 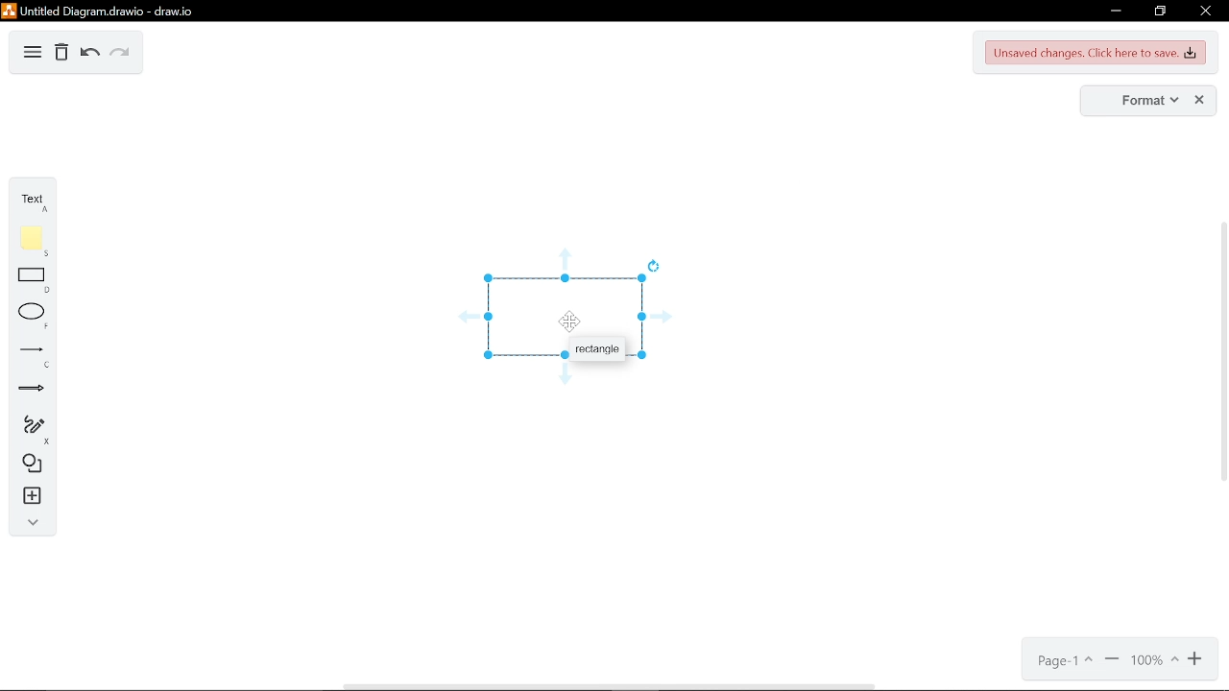 What do you see at coordinates (61, 55) in the screenshot?
I see `delete` at bounding box center [61, 55].